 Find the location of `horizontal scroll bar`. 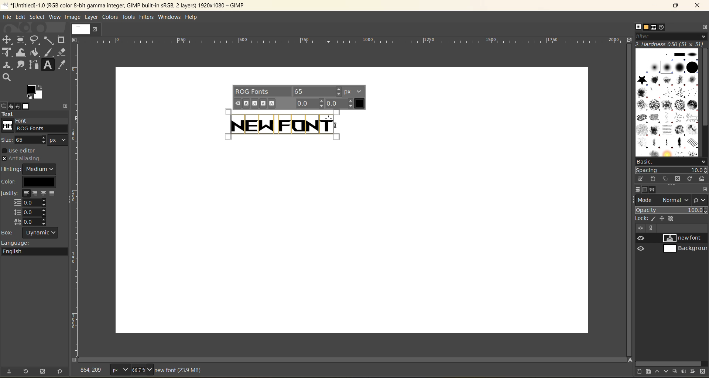

horizontal scroll bar is located at coordinates (669, 364).